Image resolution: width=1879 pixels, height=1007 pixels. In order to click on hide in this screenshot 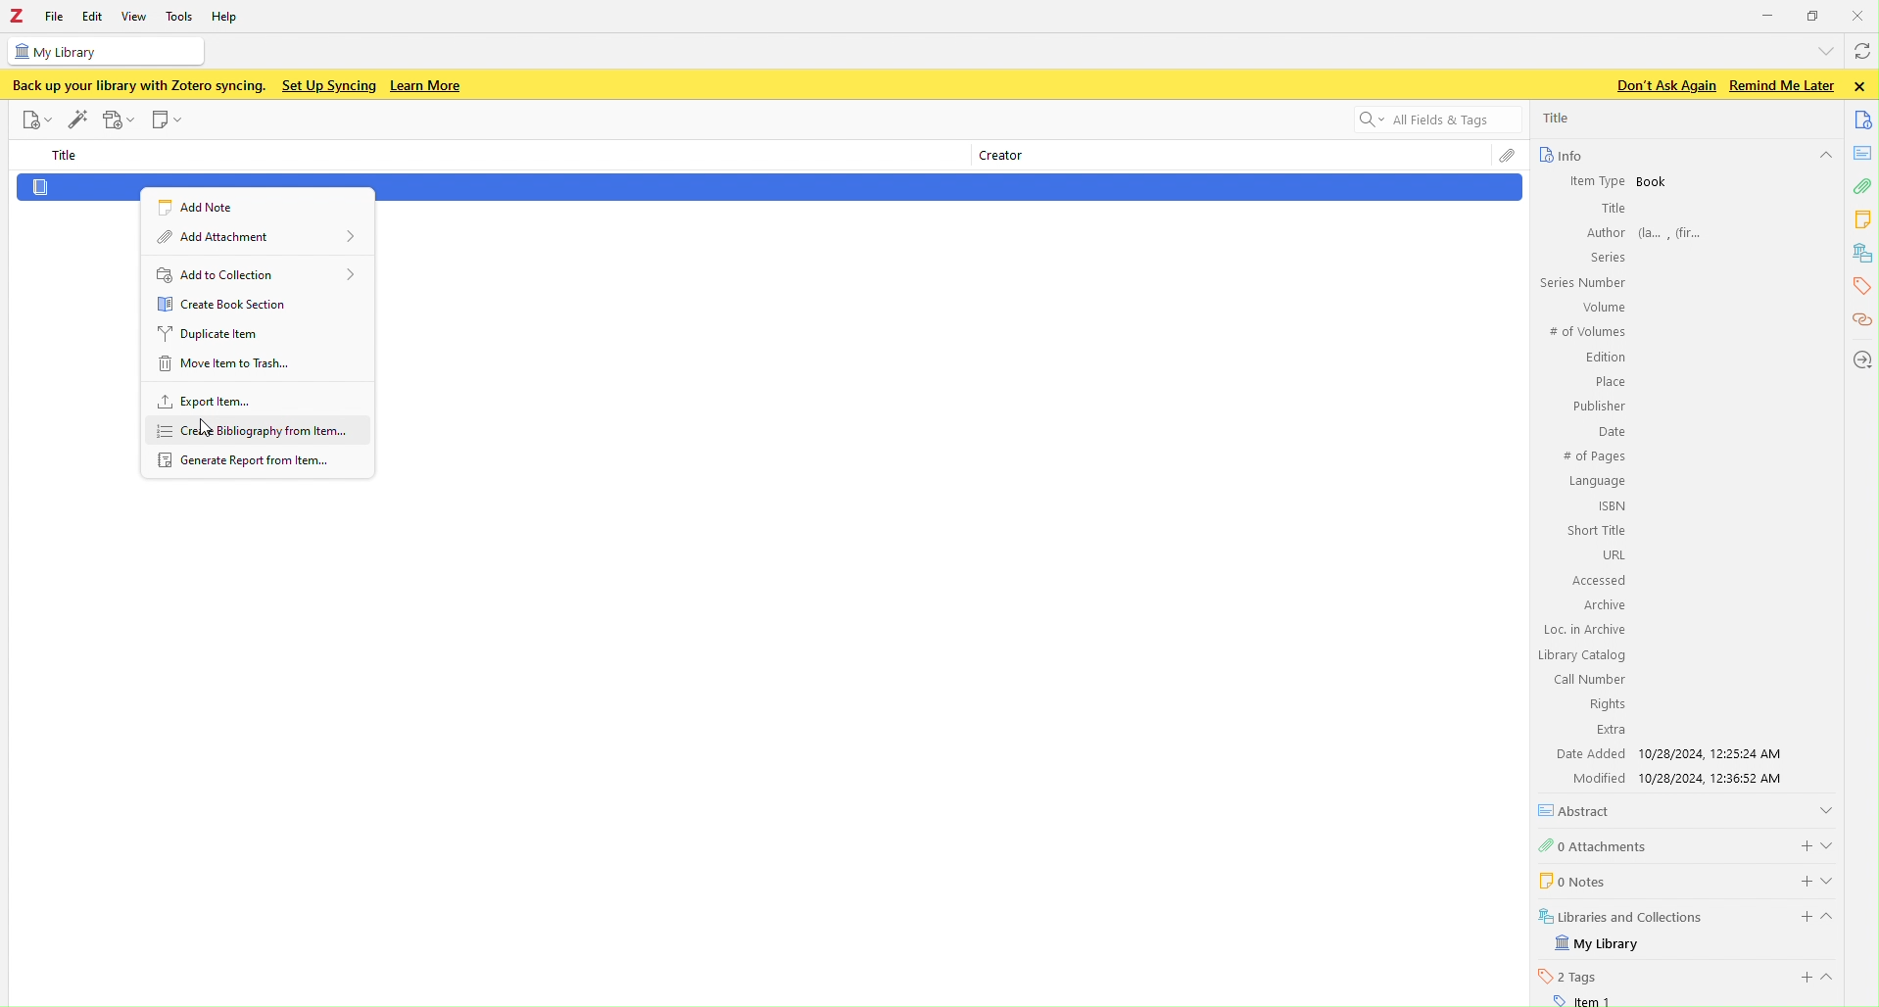, I will do `click(1836, 920)`.